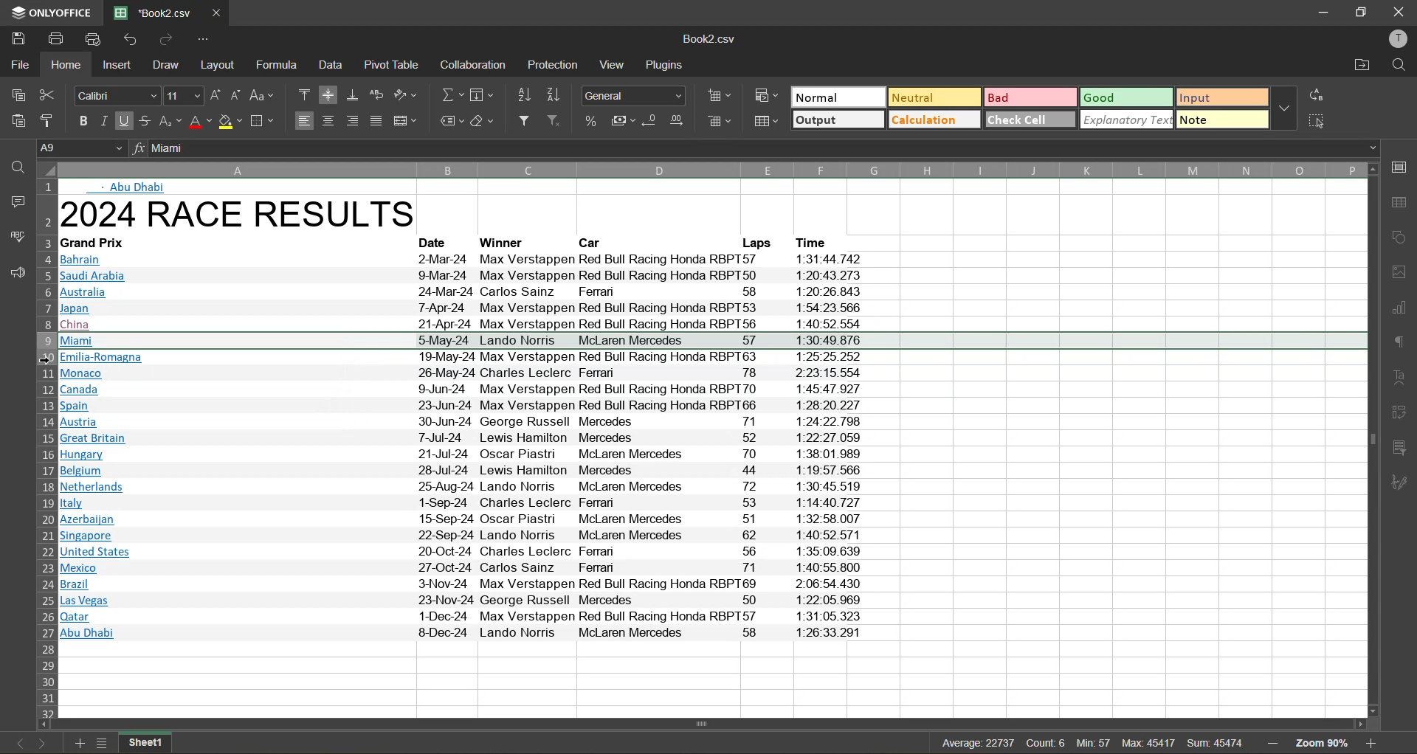 This screenshot has width=1417, height=754. I want to click on image, so click(1403, 272).